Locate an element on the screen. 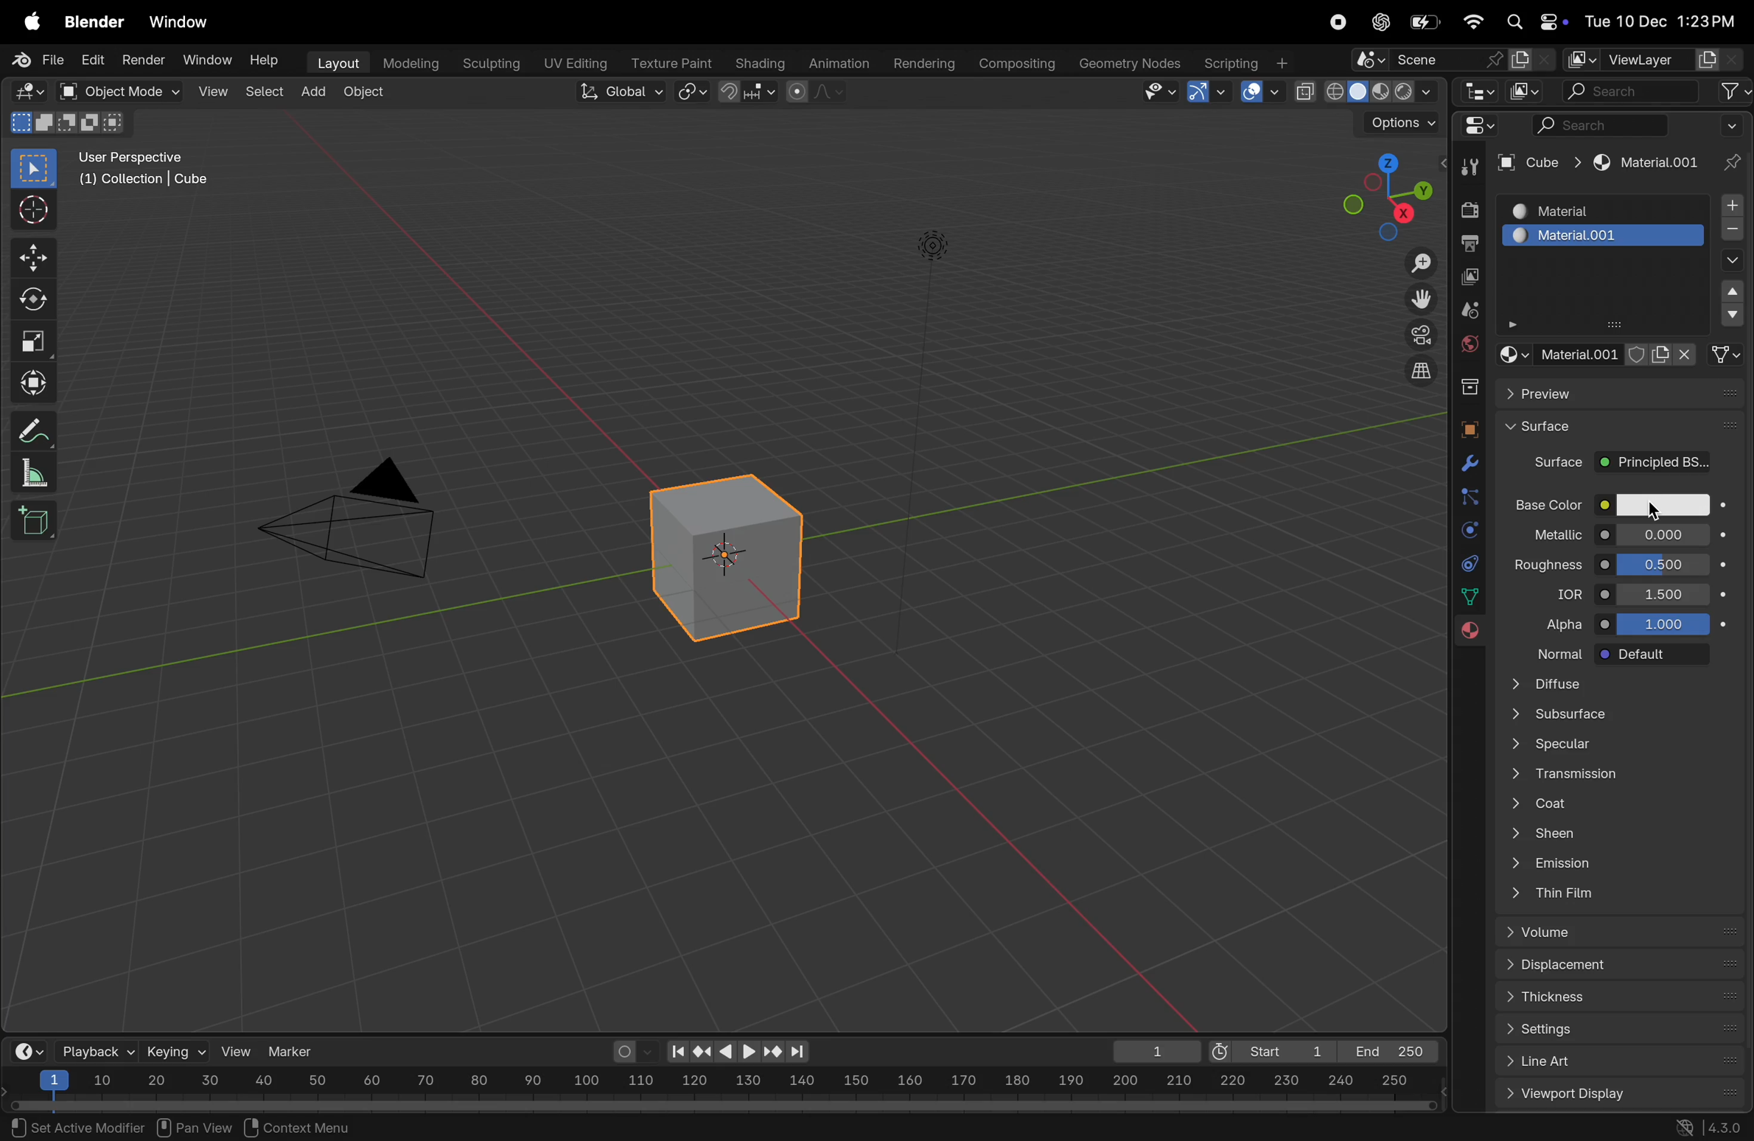 The height and width of the screenshot is (1141, 1754). world is located at coordinates (1470, 341).